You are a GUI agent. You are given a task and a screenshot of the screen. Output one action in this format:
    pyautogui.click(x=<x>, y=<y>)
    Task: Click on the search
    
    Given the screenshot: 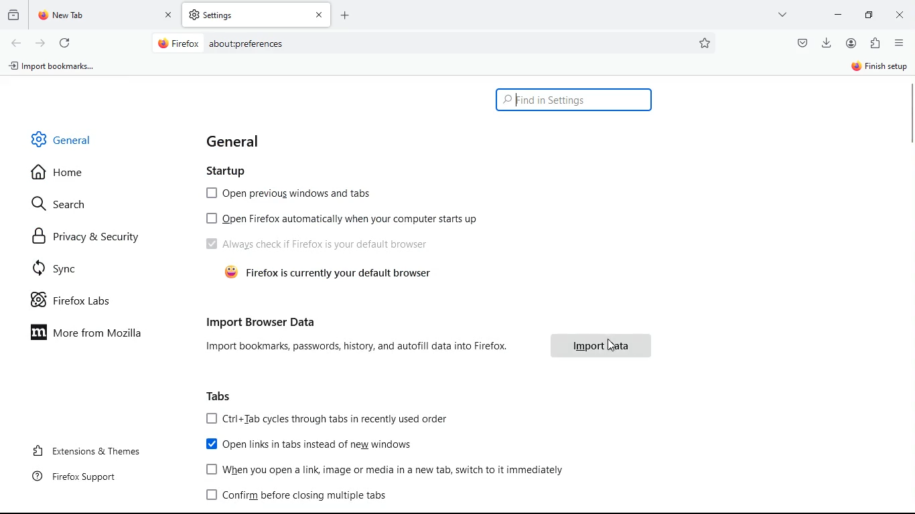 What is the action you would take?
    pyautogui.click(x=62, y=205)
    